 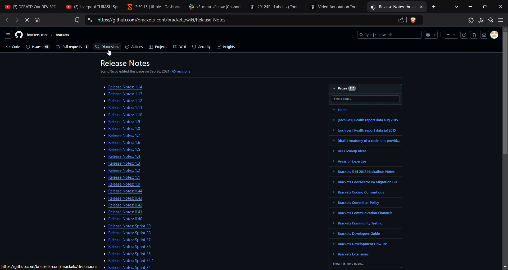 I want to click on o Release Notes: Sprint 39, so click(x=125, y=226).